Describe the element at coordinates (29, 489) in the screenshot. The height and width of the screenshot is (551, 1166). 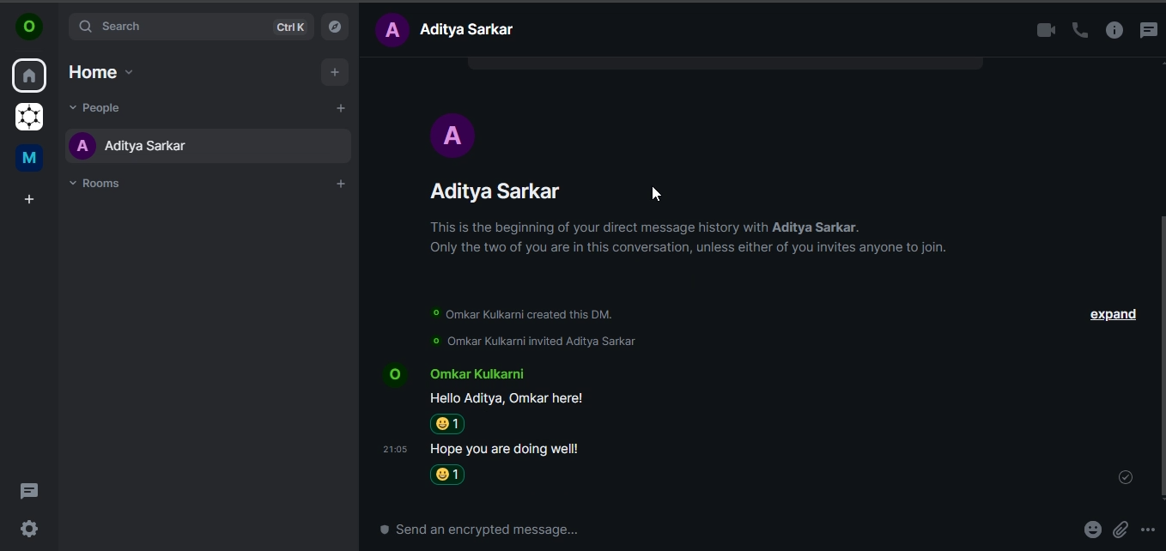
I see `threads` at that location.